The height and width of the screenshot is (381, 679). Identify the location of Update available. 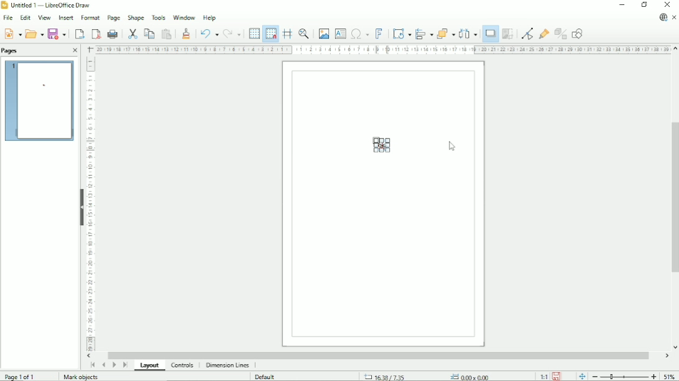
(663, 17).